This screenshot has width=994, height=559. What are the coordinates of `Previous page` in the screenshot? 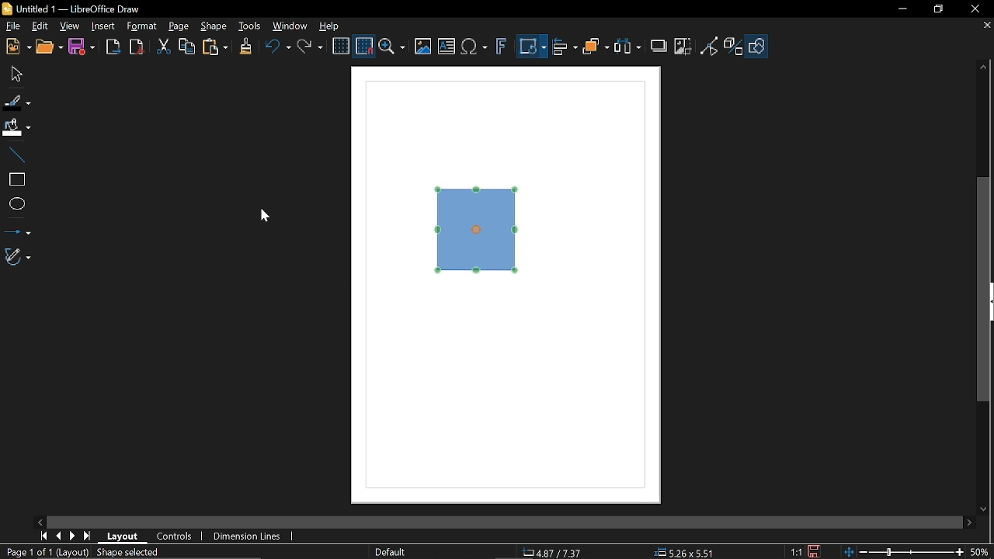 It's located at (58, 535).